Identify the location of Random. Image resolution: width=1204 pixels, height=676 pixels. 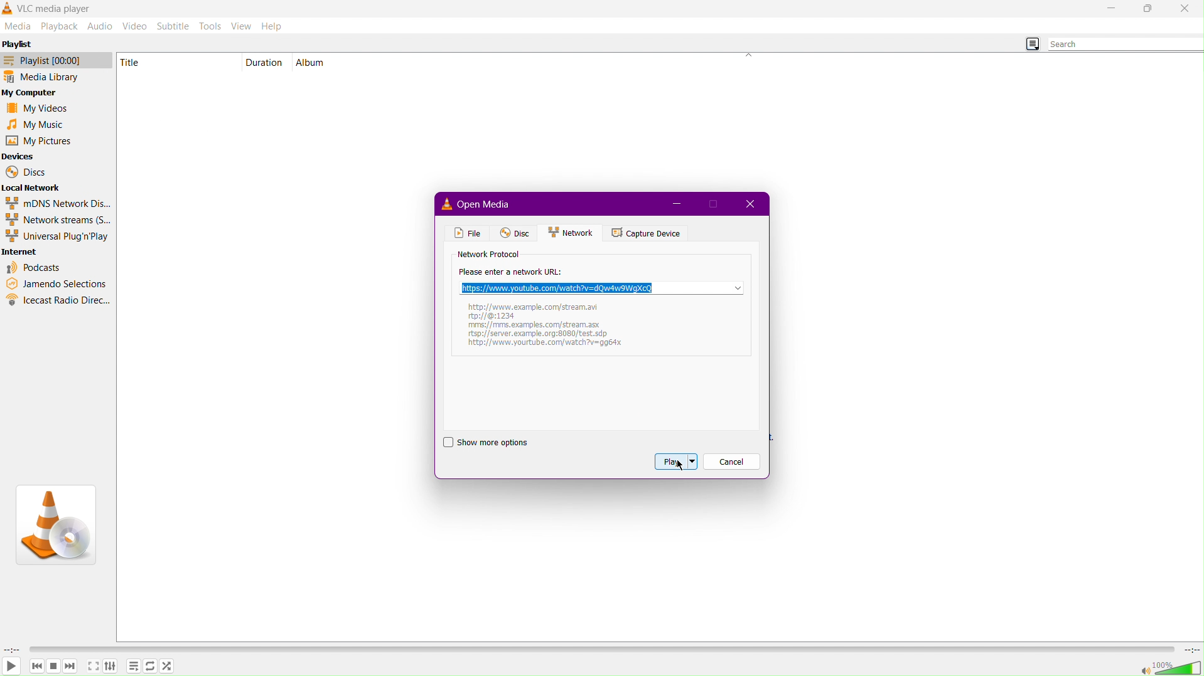
(170, 667).